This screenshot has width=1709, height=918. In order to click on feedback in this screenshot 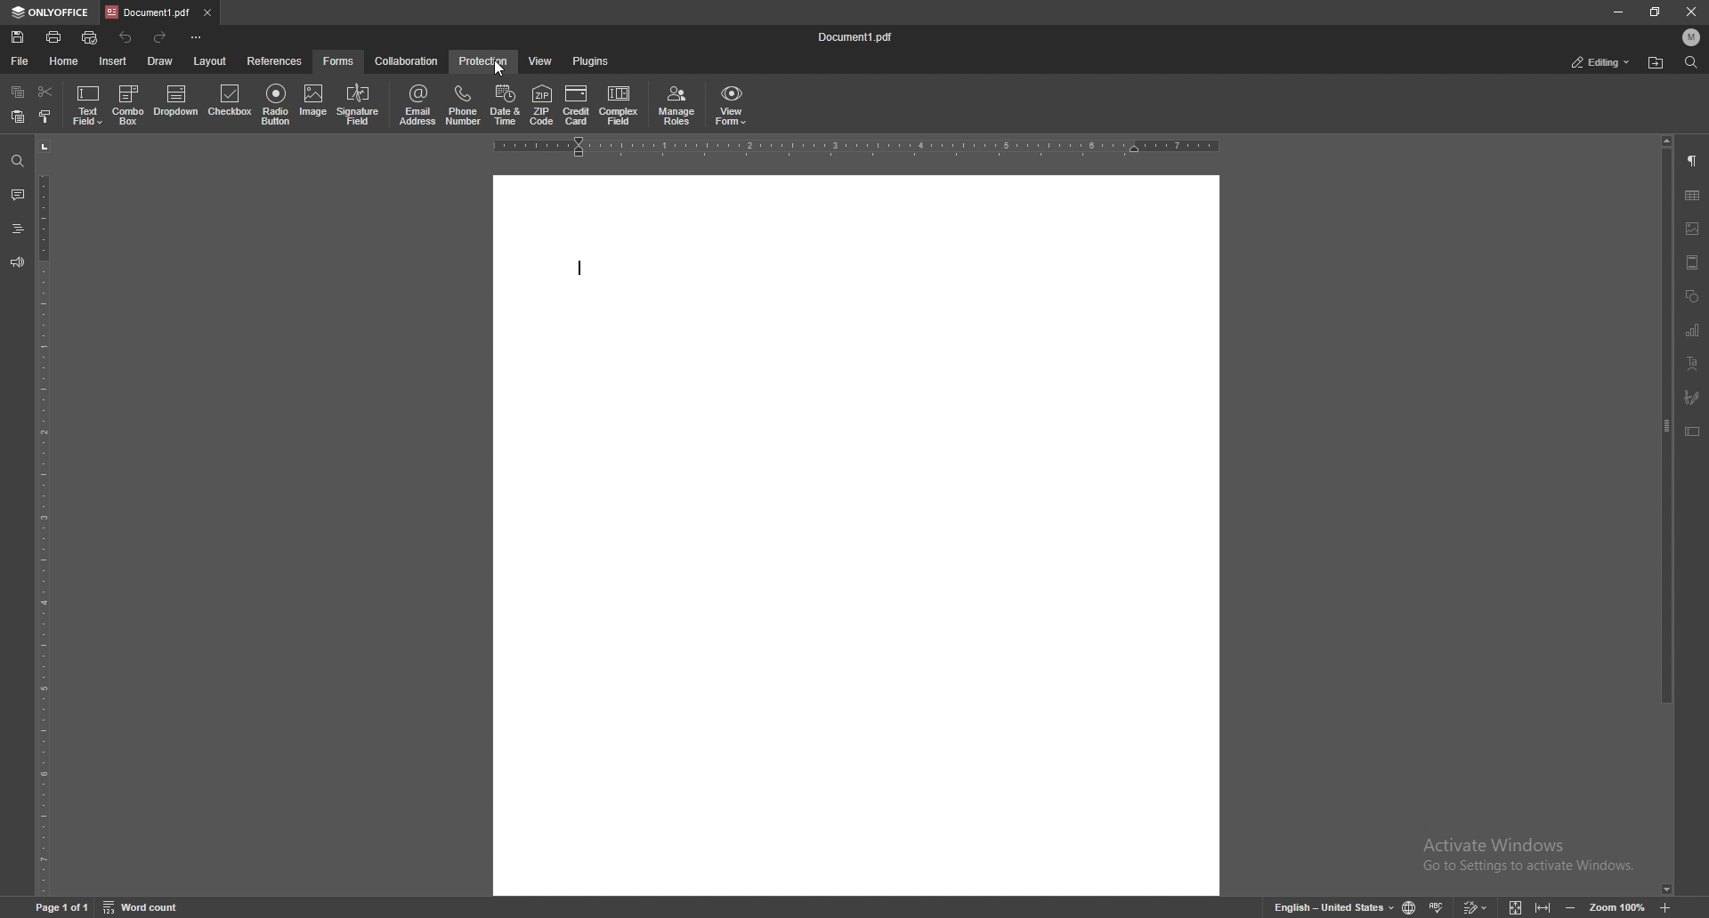, I will do `click(16, 263)`.